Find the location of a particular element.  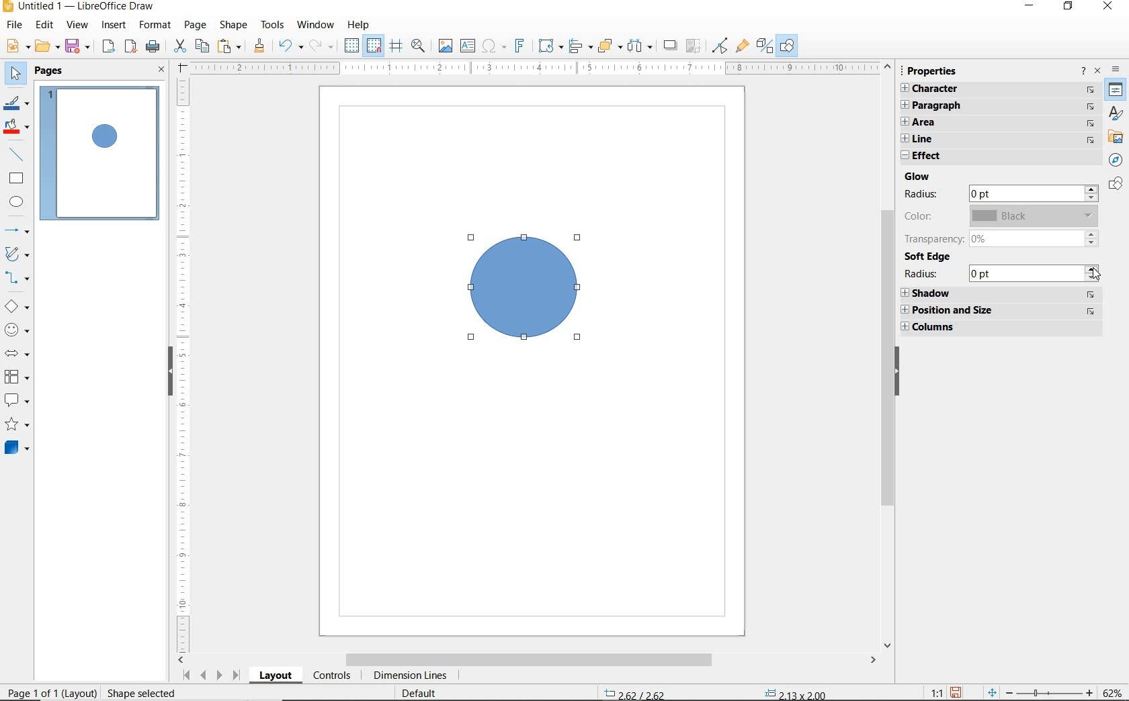

2.13 x 2.00 is located at coordinates (795, 694).